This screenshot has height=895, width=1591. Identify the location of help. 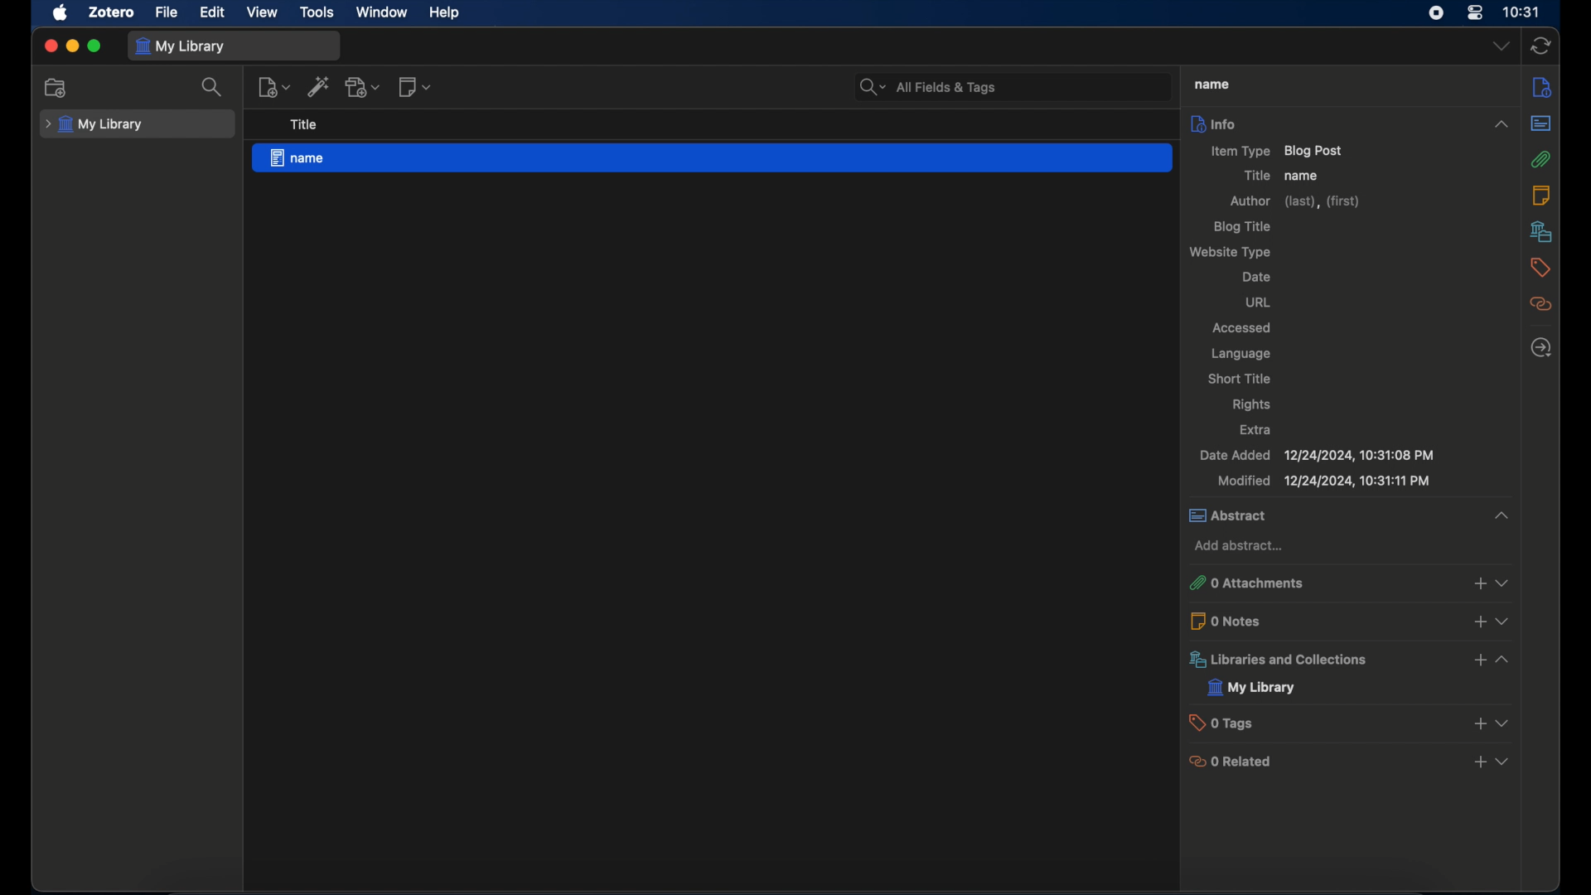
(444, 13).